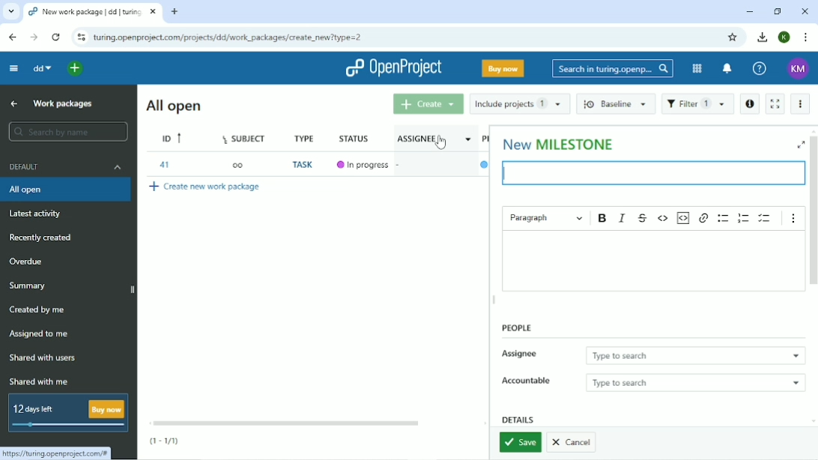 This screenshot has width=818, height=460. What do you see at coordinates (652, 261) in the screenshot?
I see `Empty text box` at bounding box center [652, 261].